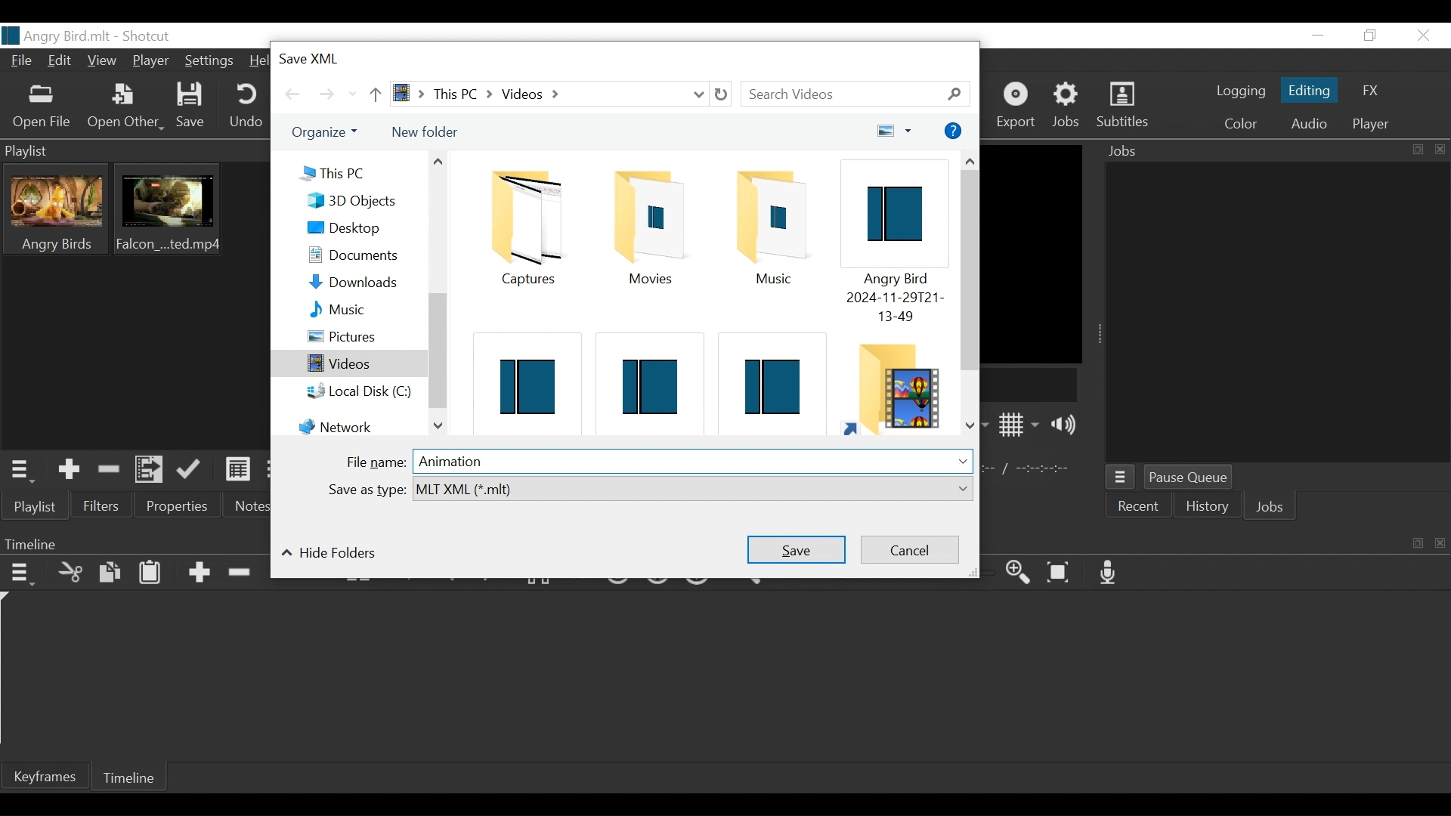  I want to click on Go forward, so click(327, 94).